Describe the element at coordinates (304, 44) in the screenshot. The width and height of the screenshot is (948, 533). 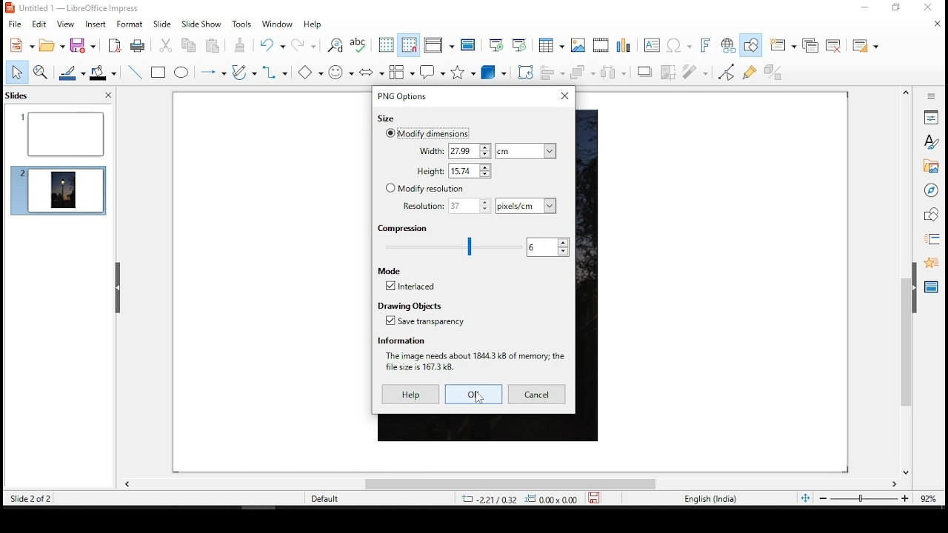
I see `redo` at that location.